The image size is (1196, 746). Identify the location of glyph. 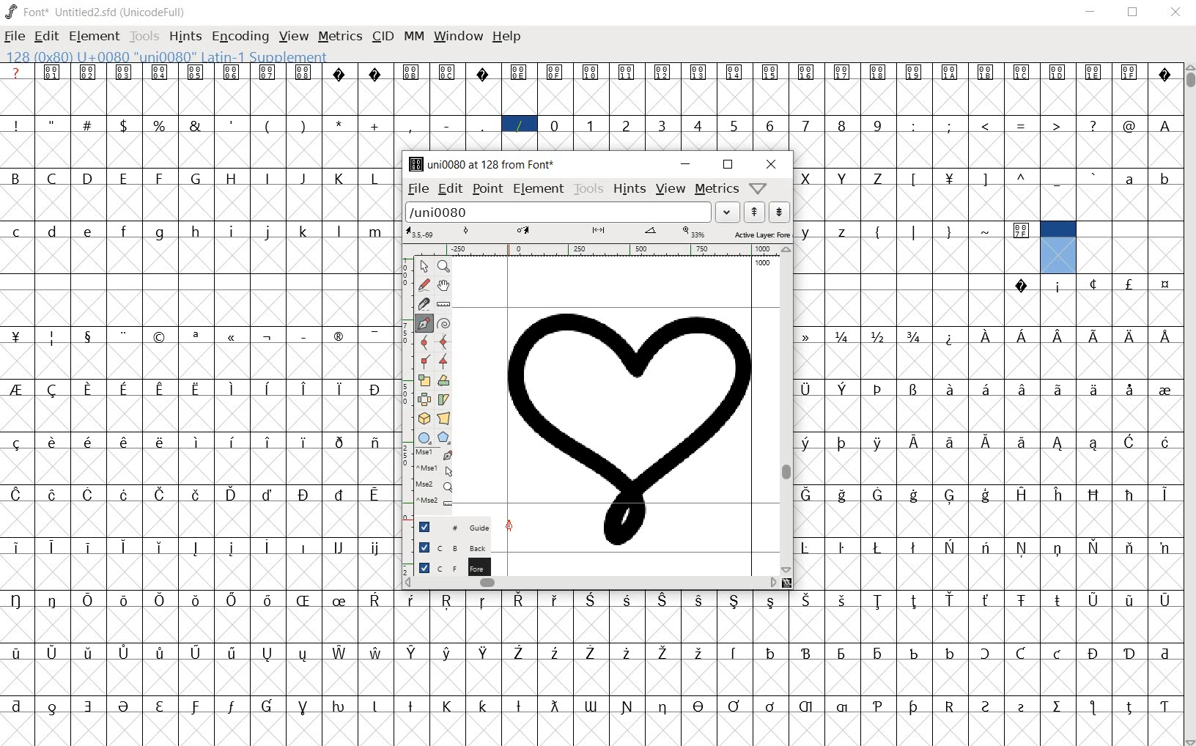
(1058, 73).